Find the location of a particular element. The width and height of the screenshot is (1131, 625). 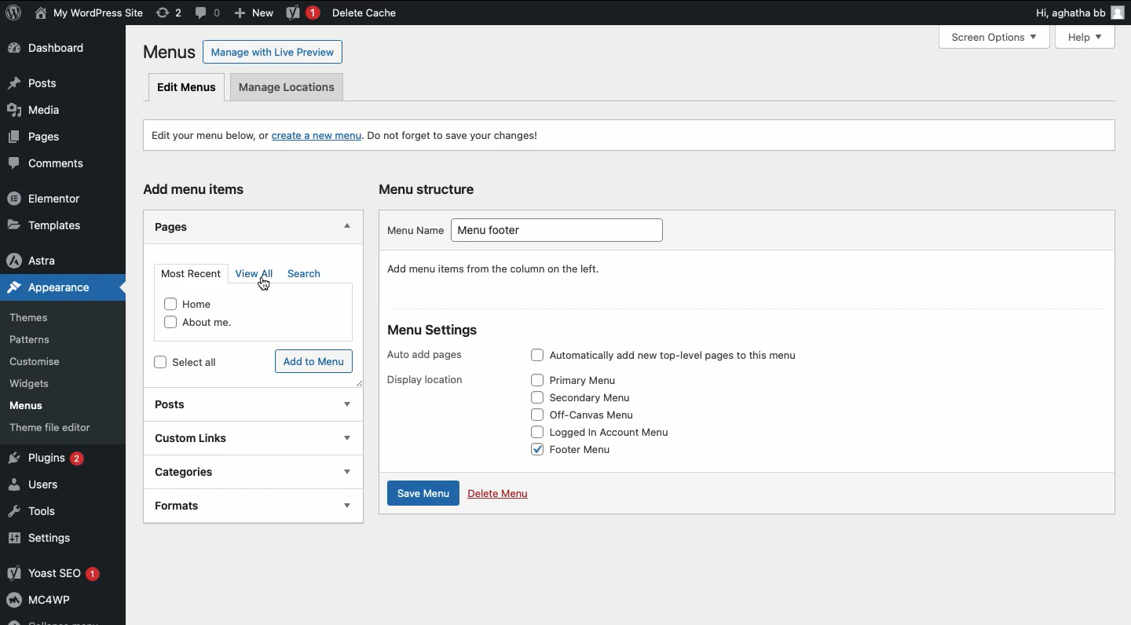

Check box is located at coordinates (533, 415).